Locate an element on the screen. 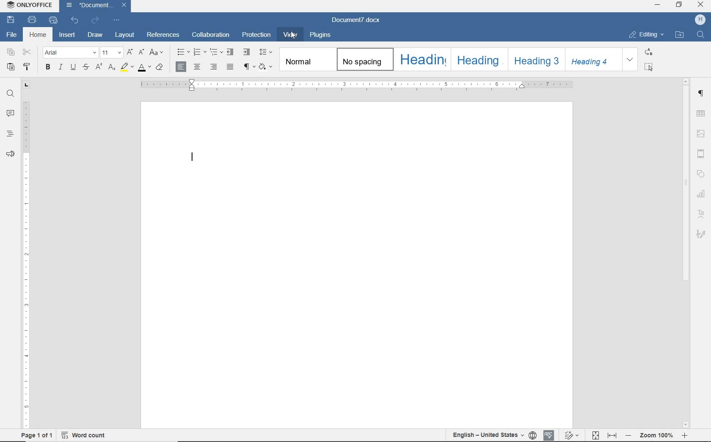  CHART is located at coordinates (703, 193).